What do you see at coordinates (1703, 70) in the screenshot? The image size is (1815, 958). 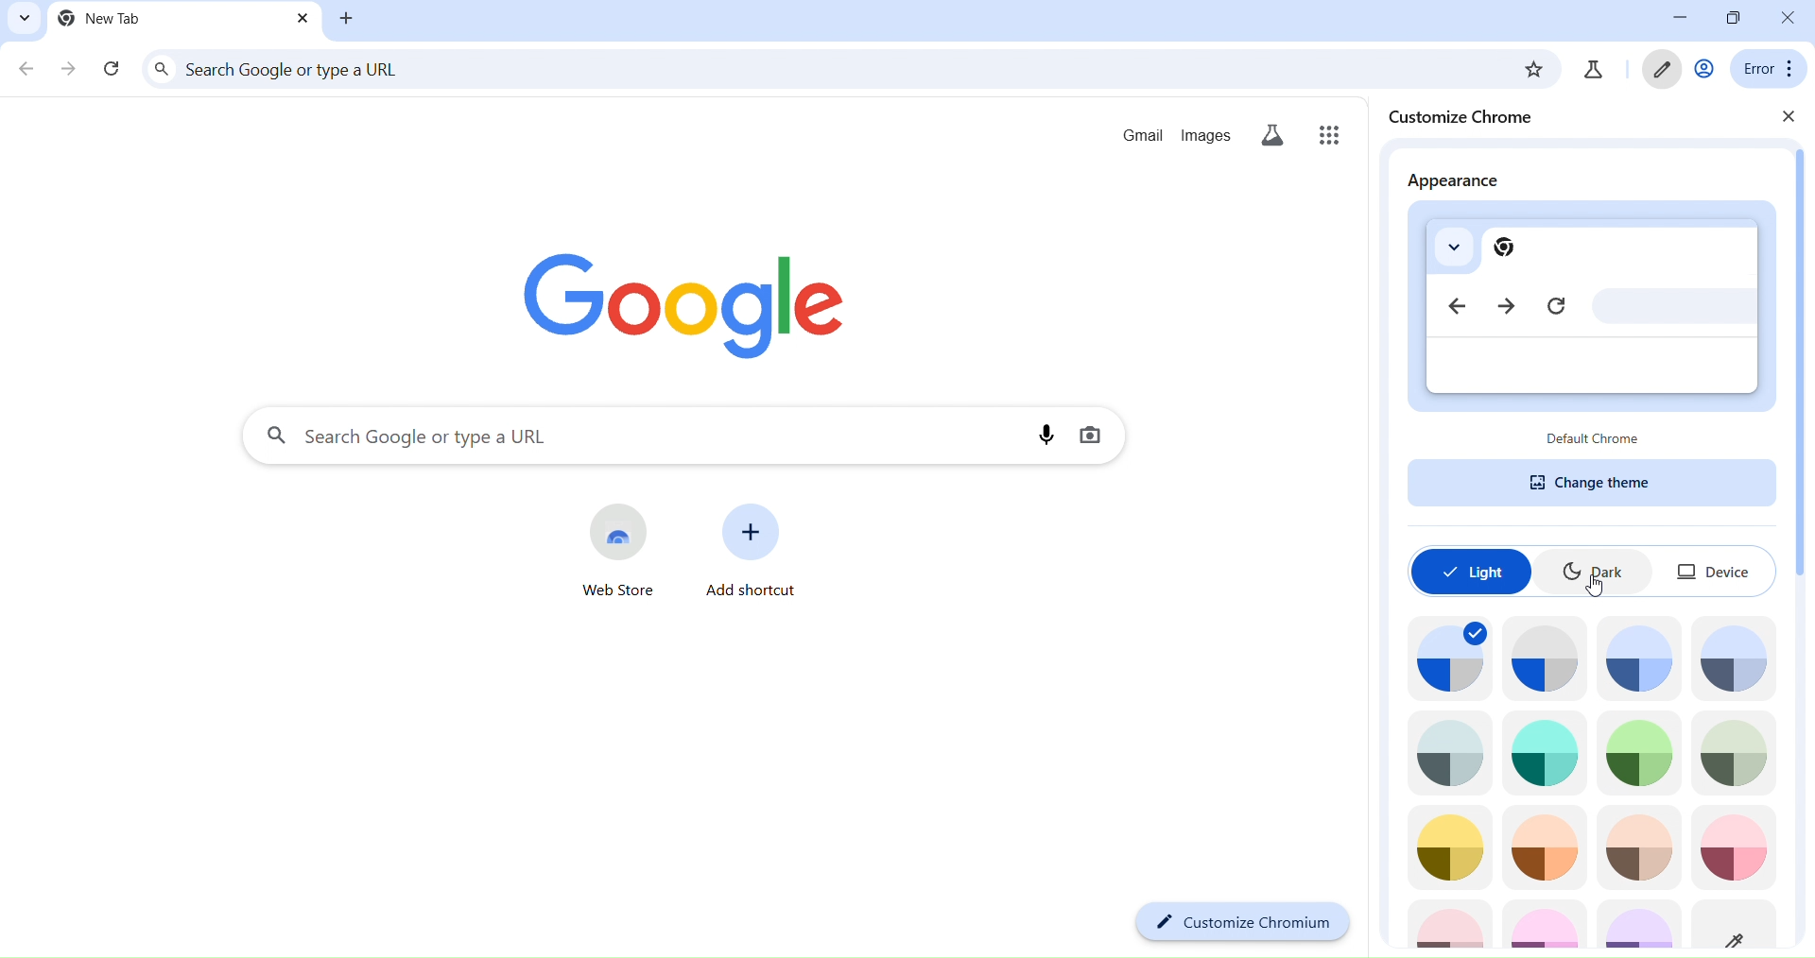 I see `account` at bounding box center [1703, 70].